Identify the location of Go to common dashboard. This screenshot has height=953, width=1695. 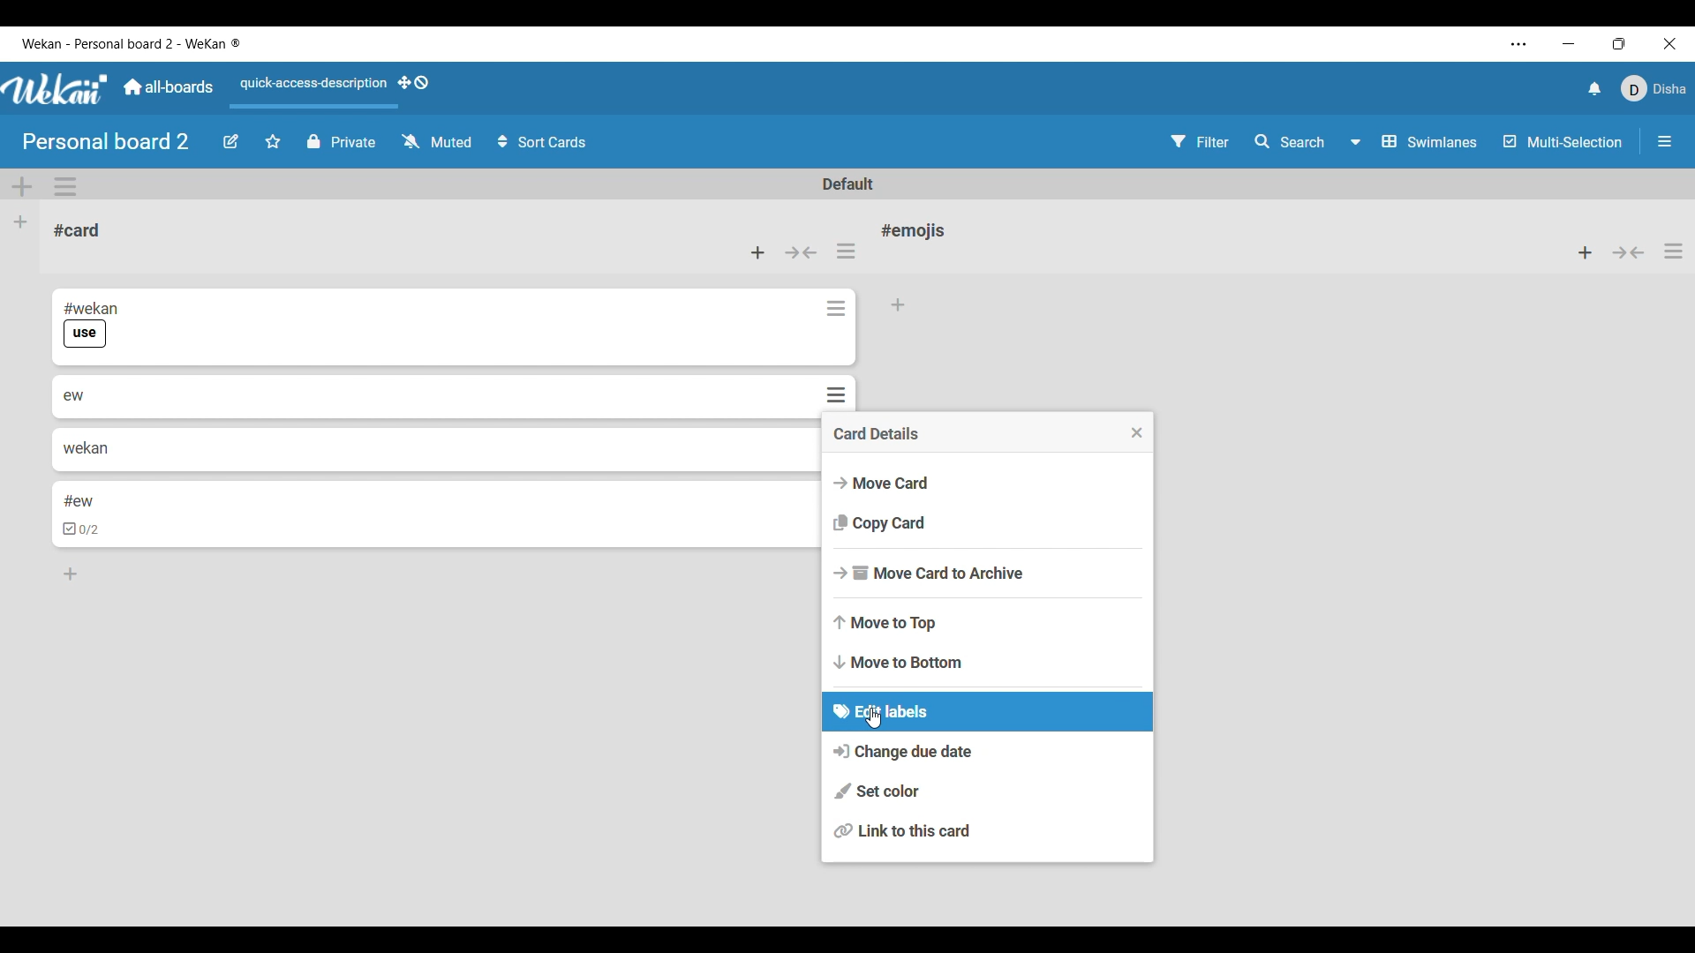
(169, 86).